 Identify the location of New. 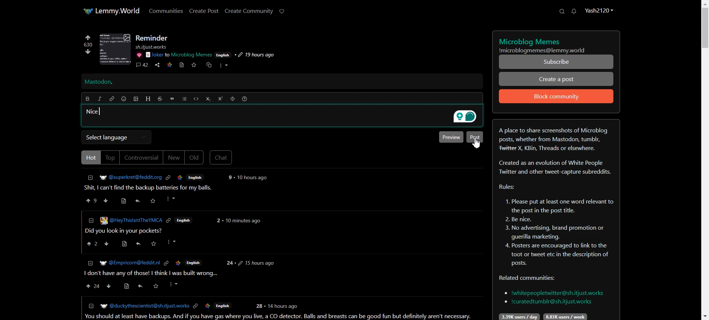
(174, 157).